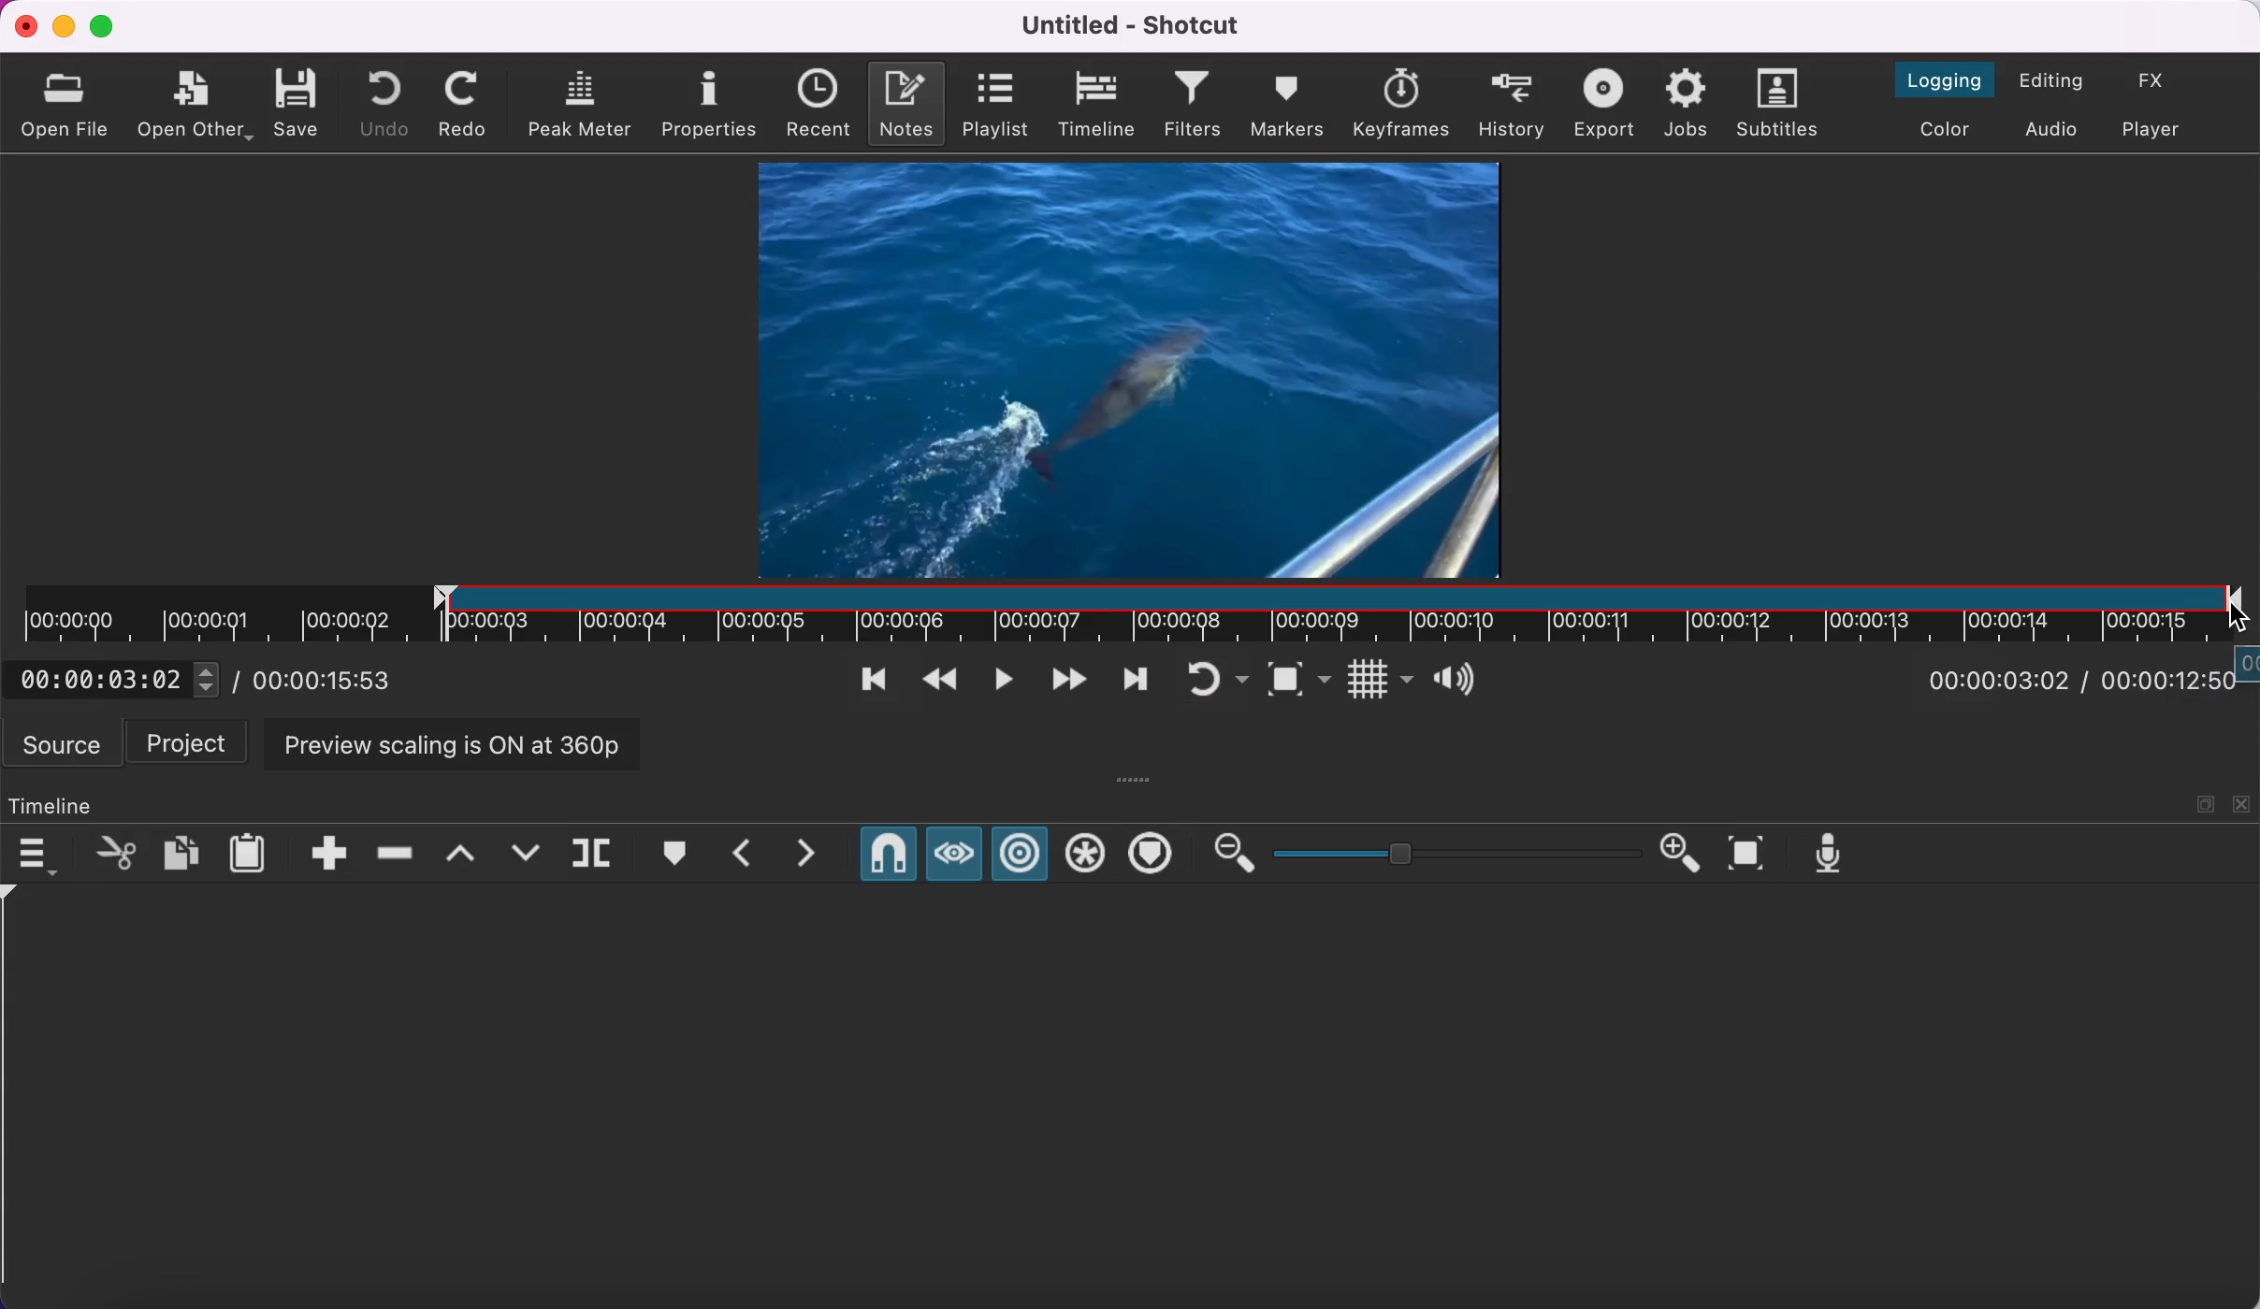  What do you see at coordinates (22, 25) in the screenshot?
I see `close` at bounding box center [22, 25].